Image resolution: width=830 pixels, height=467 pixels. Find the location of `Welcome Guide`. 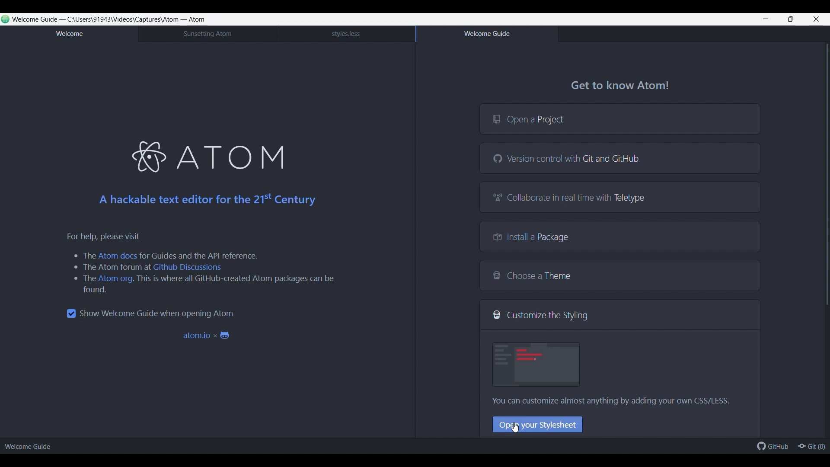

Welcome Guide is located at coordinates (32, 446).